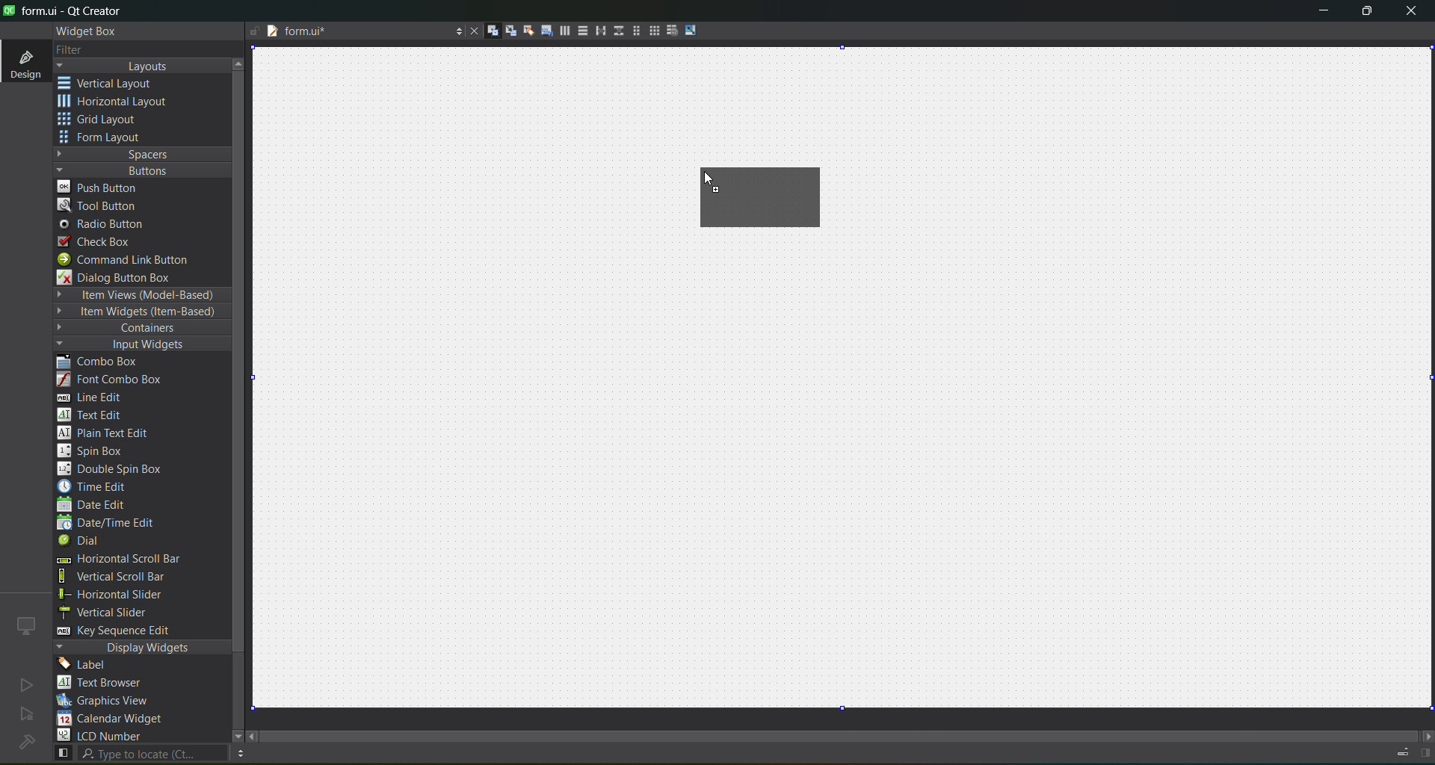  I want to click on layout horizontally, so click(560, 33).